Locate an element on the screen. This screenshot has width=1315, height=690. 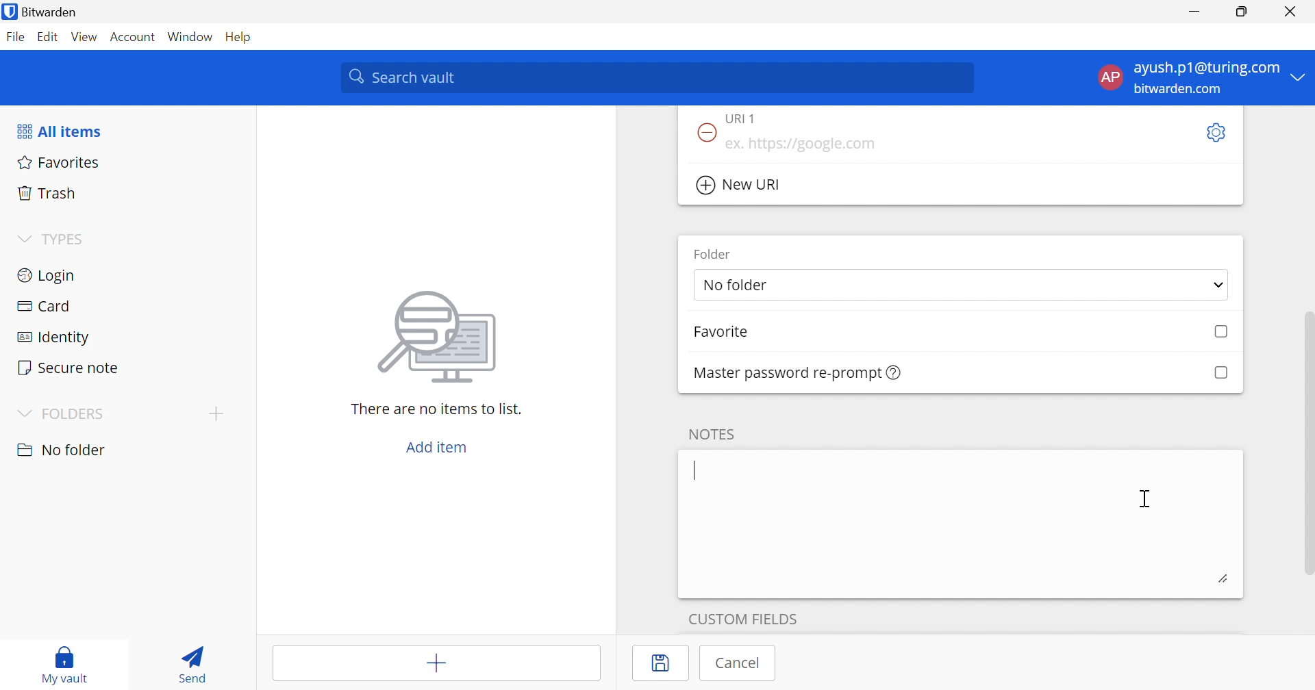
FOLDERS is located at coordinates (75, 414).